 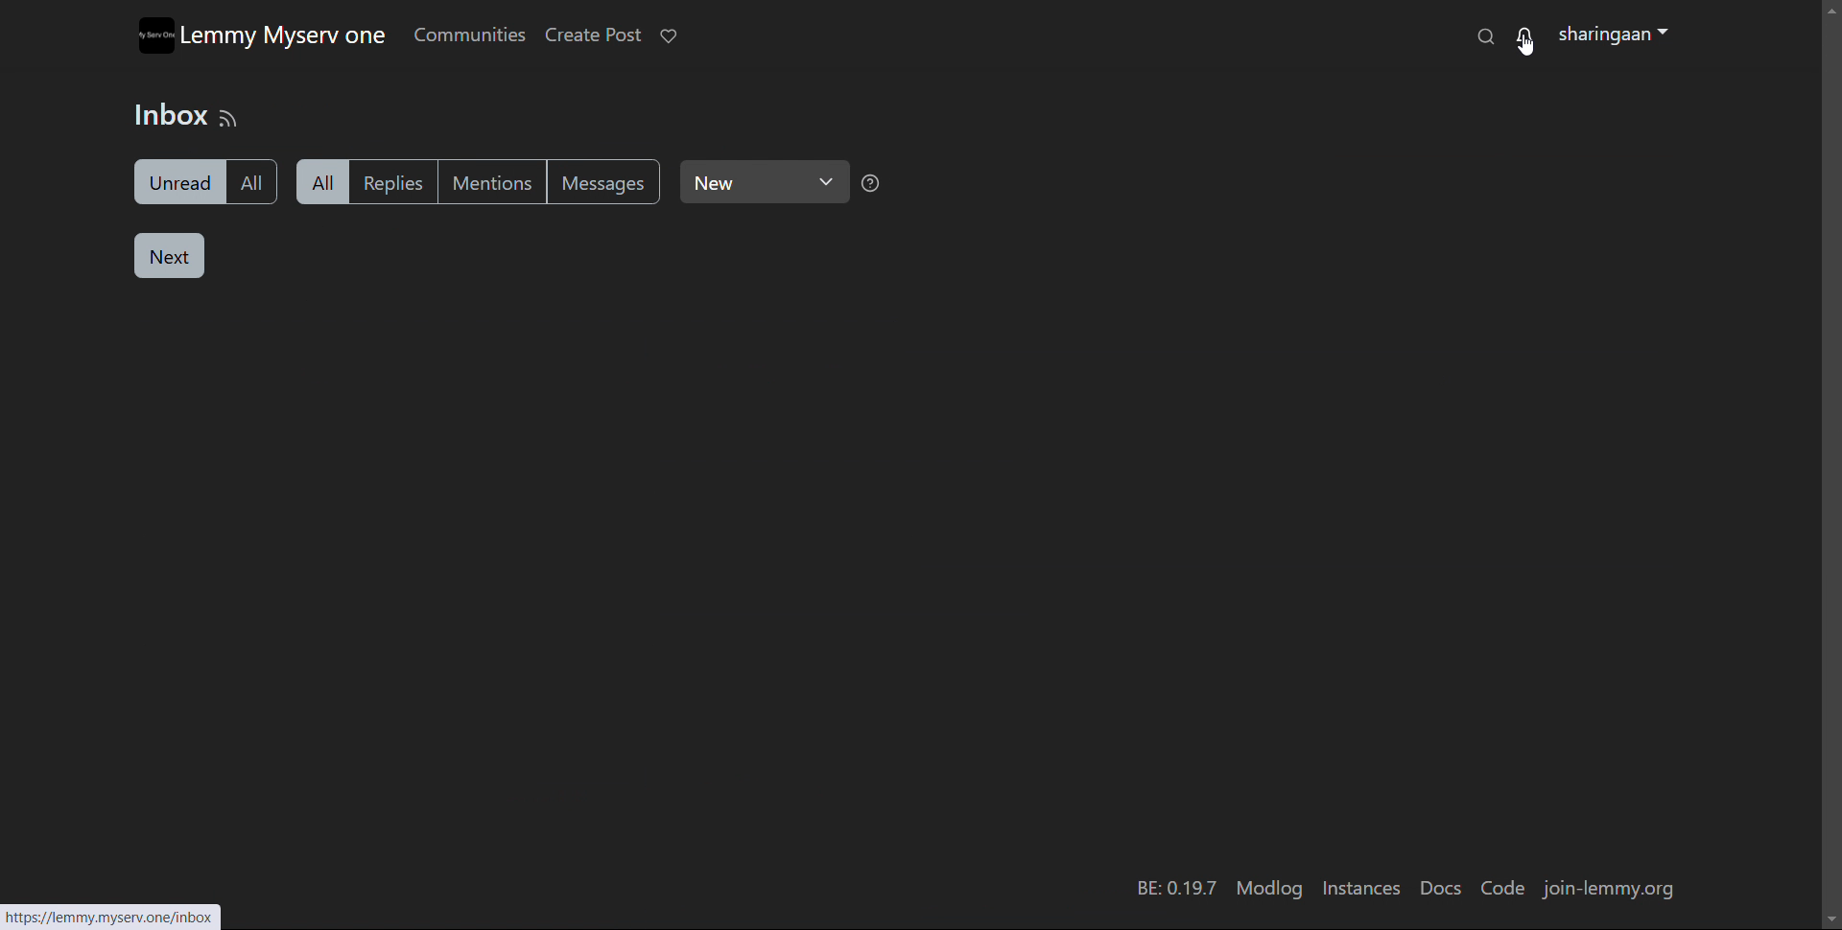 What do you see at coordinates (1358, 889) in the screenshot?
I see `instances` at bounding box center [1358, 889].